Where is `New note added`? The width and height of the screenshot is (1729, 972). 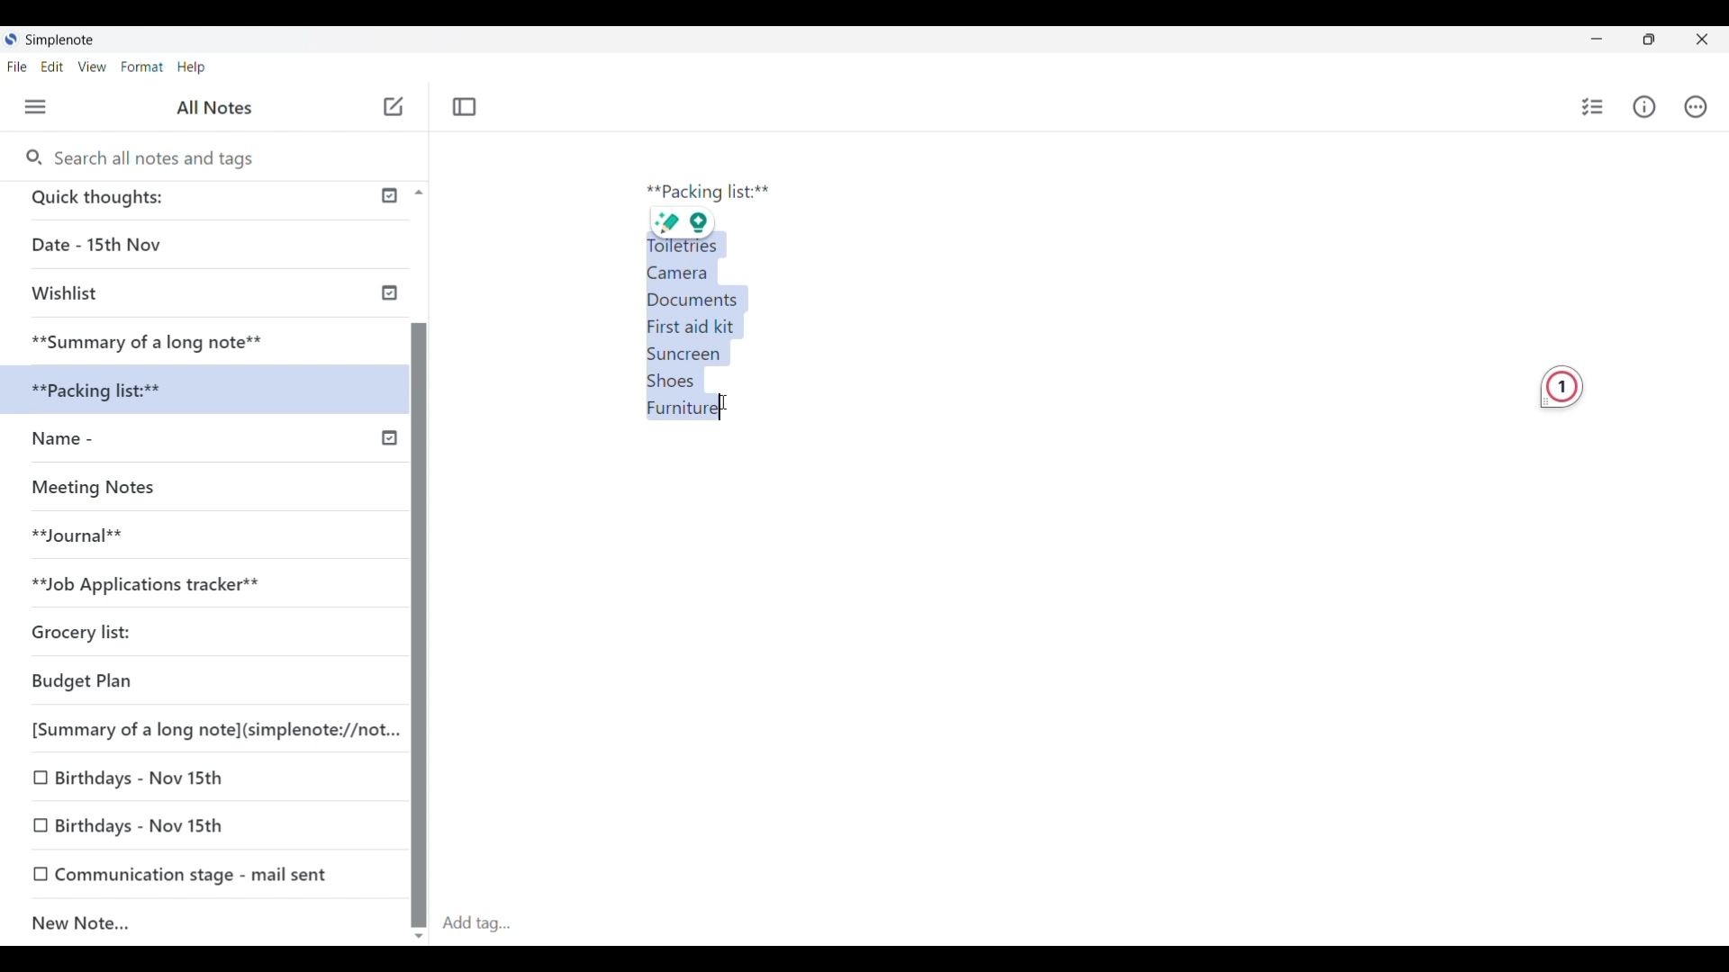
New note added is located at coordinates (187, 923).